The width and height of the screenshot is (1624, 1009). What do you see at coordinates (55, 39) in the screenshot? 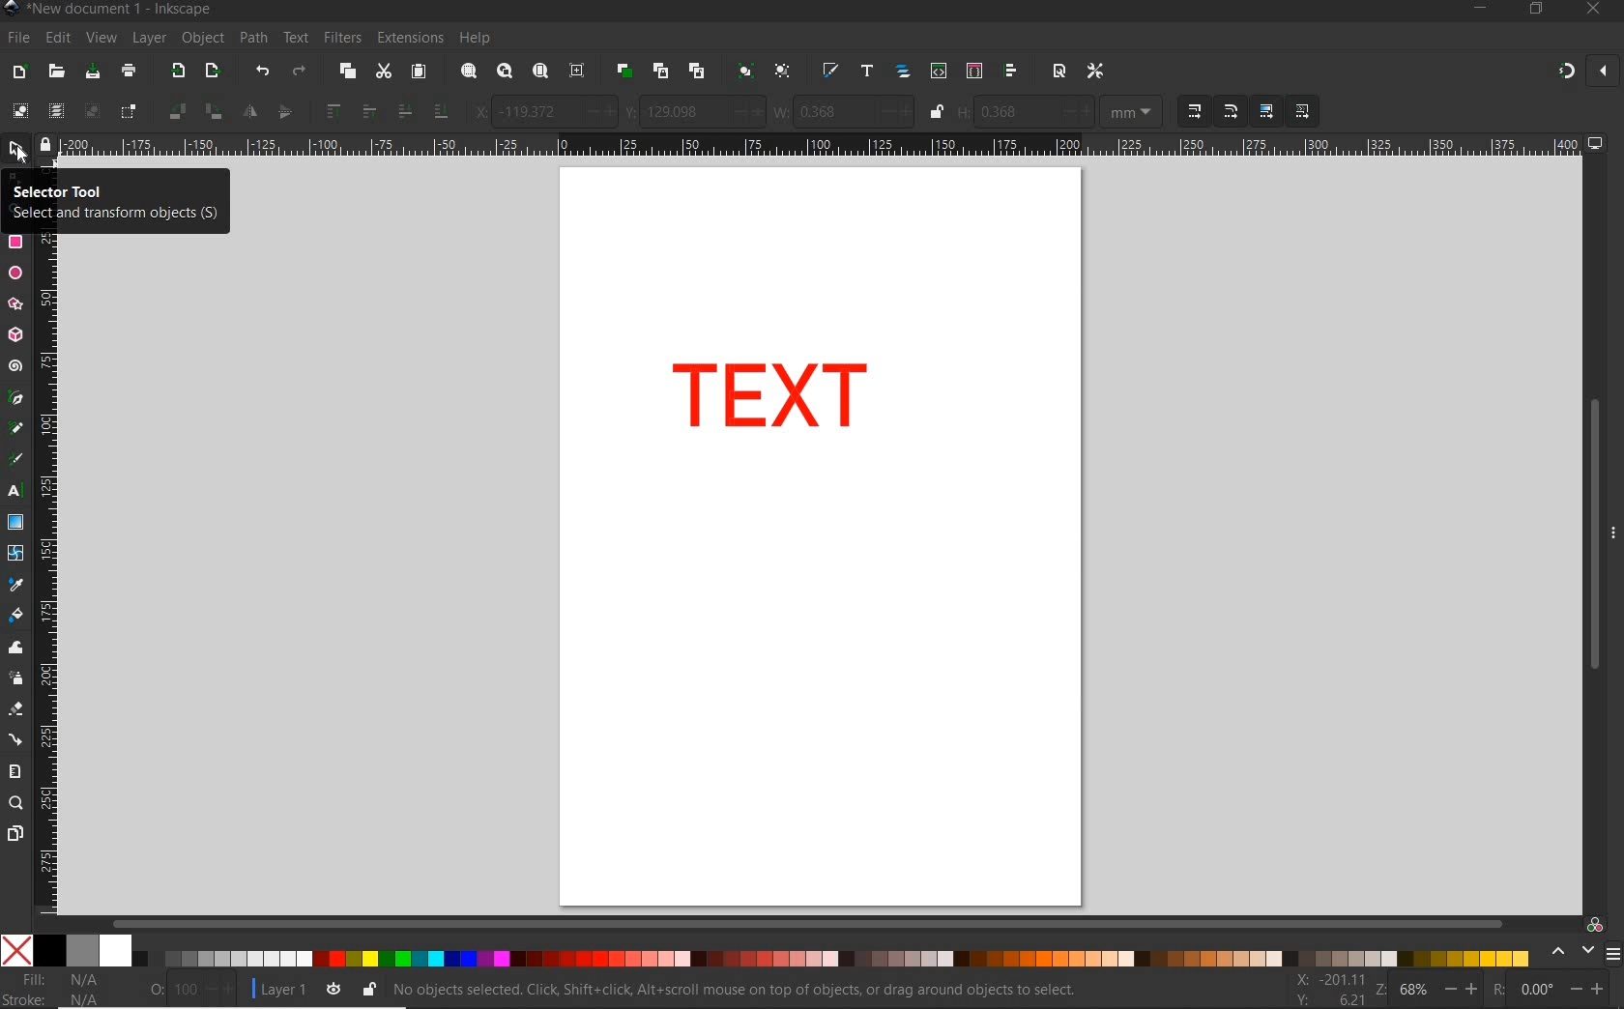
I see `EDIT` at bounding box center [55, 39].